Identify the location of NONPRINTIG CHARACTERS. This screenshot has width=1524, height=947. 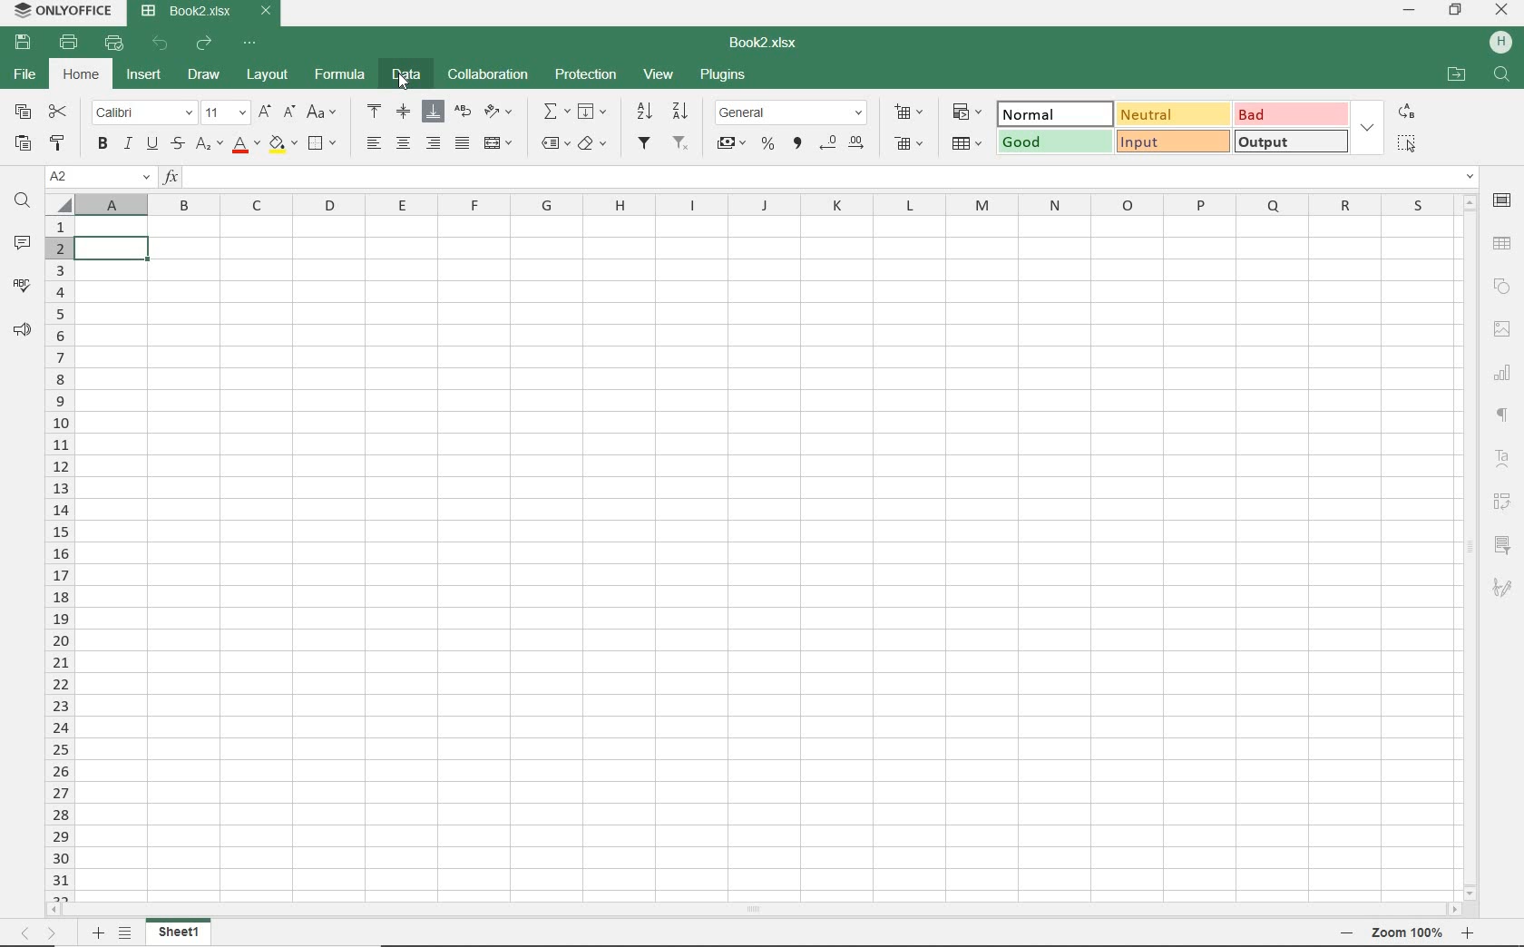
(1504, 417).